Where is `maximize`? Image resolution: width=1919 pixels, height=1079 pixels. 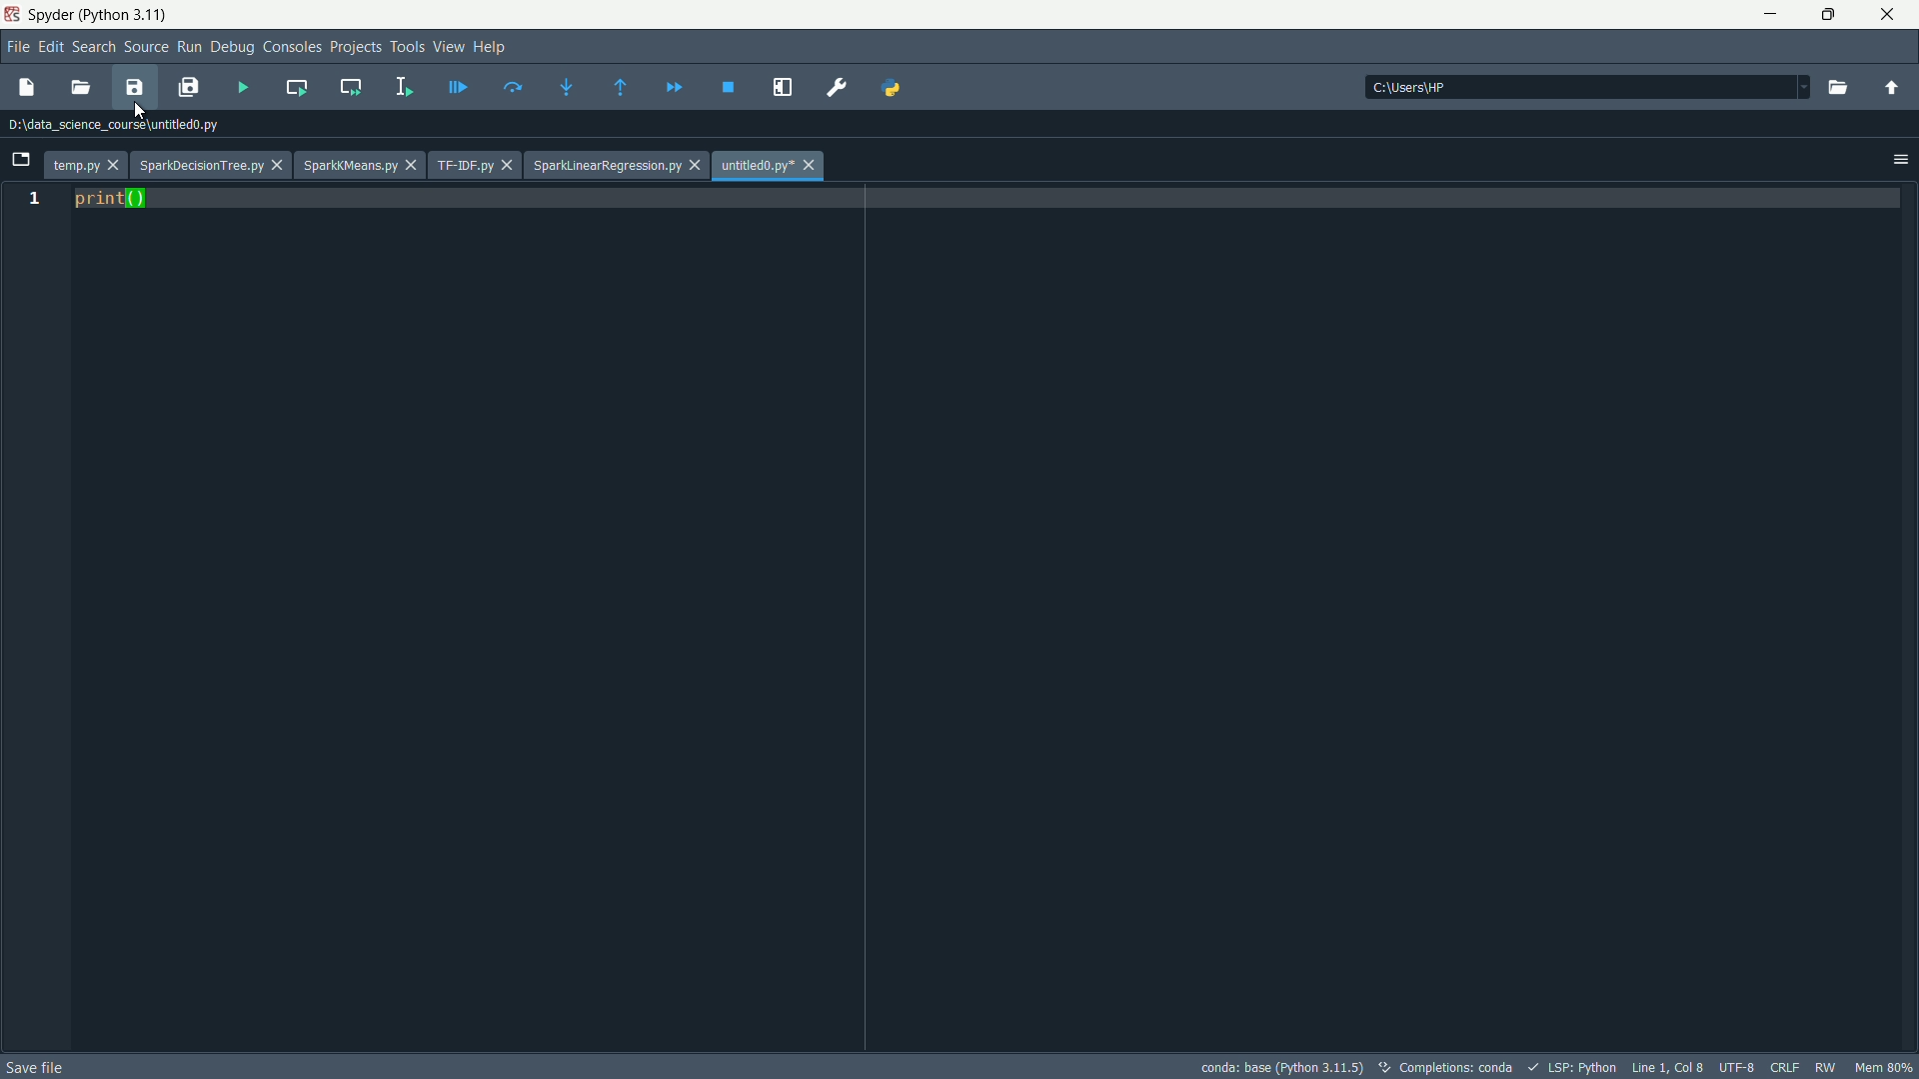
maximize is located at coordinates (1833, 15).